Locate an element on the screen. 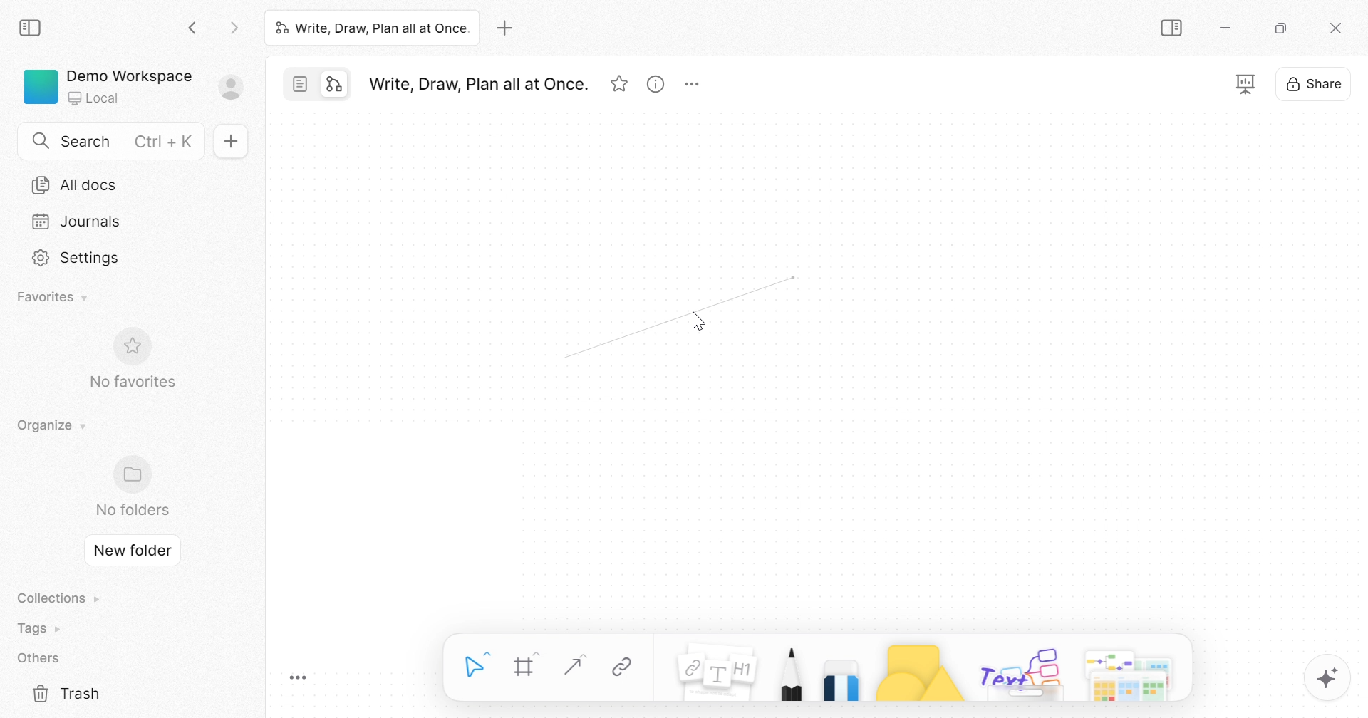 Image resolution: width=1368 pixels, height=718 pixels. Favorites is located at coordinates (55, 296).